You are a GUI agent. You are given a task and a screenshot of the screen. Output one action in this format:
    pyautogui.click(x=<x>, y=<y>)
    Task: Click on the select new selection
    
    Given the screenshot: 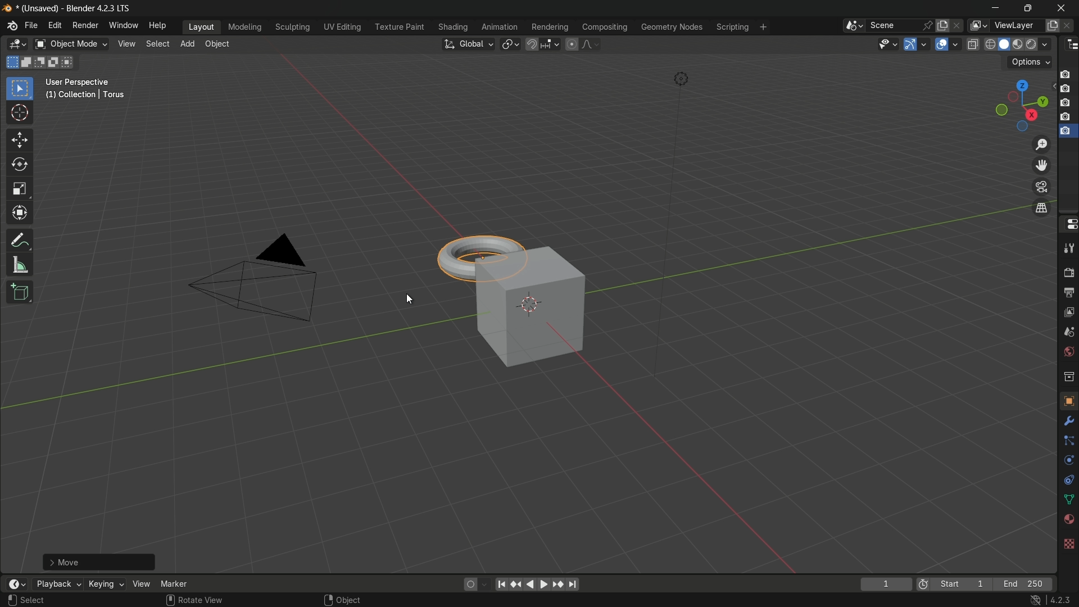 What is the action you would take?
    pyautogui.click(x=11, y=62)
    